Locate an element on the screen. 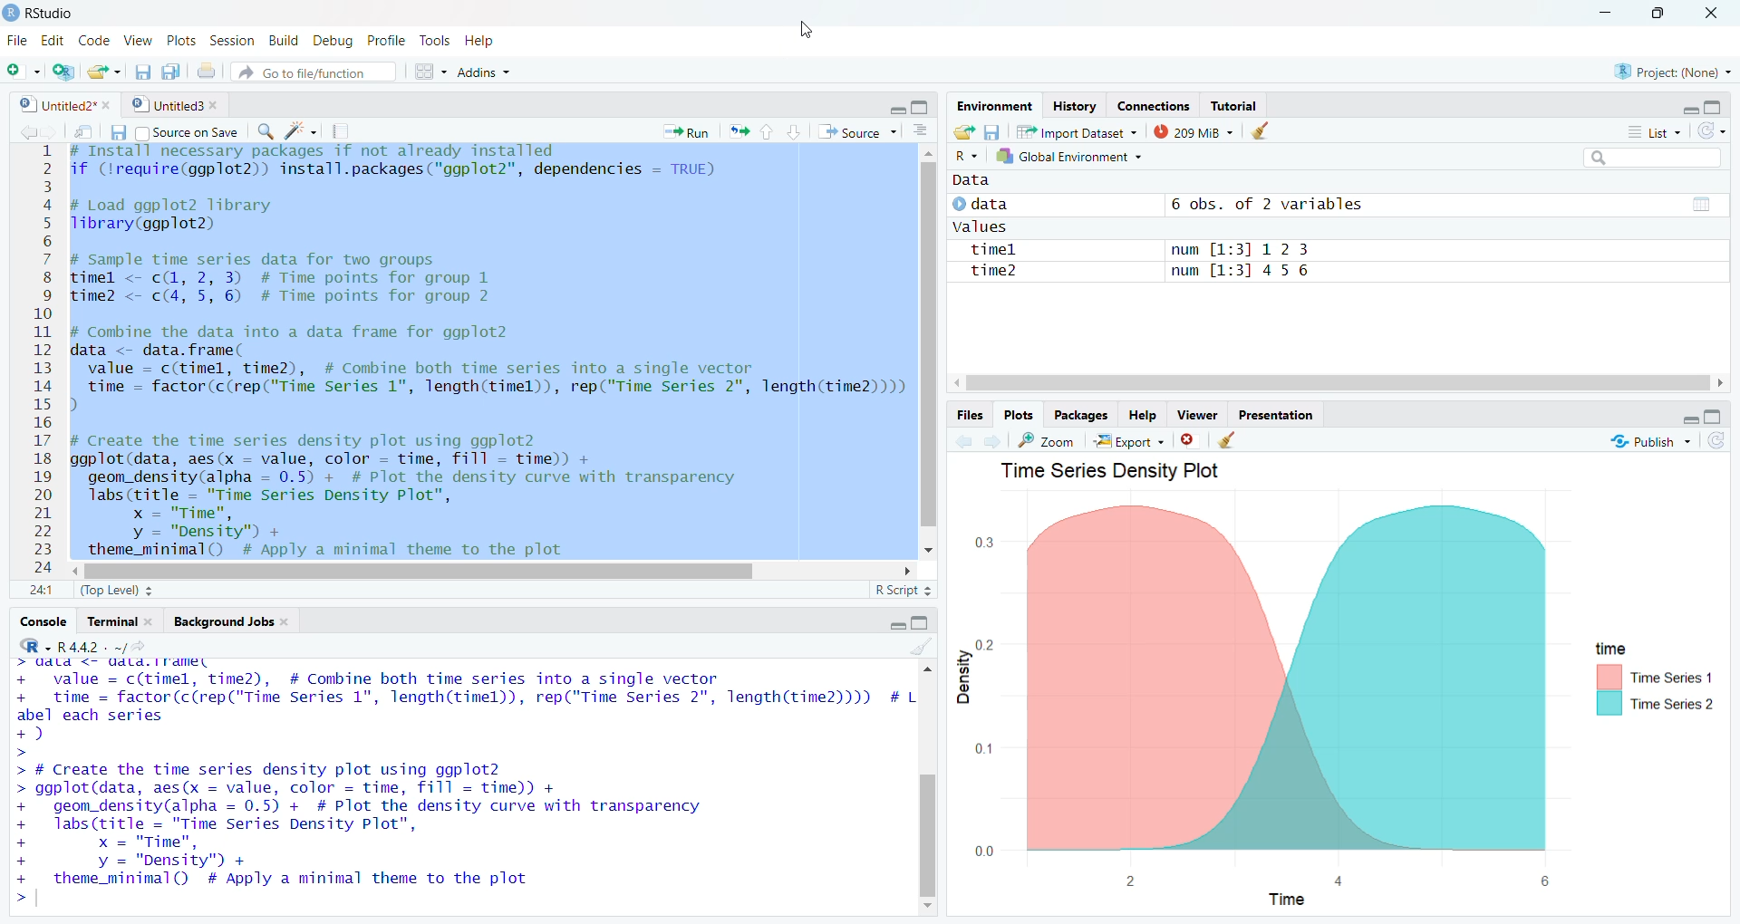  Connections is located at coordinates (1154, 105).